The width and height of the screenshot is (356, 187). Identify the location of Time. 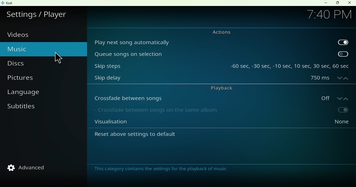
(329, 14).